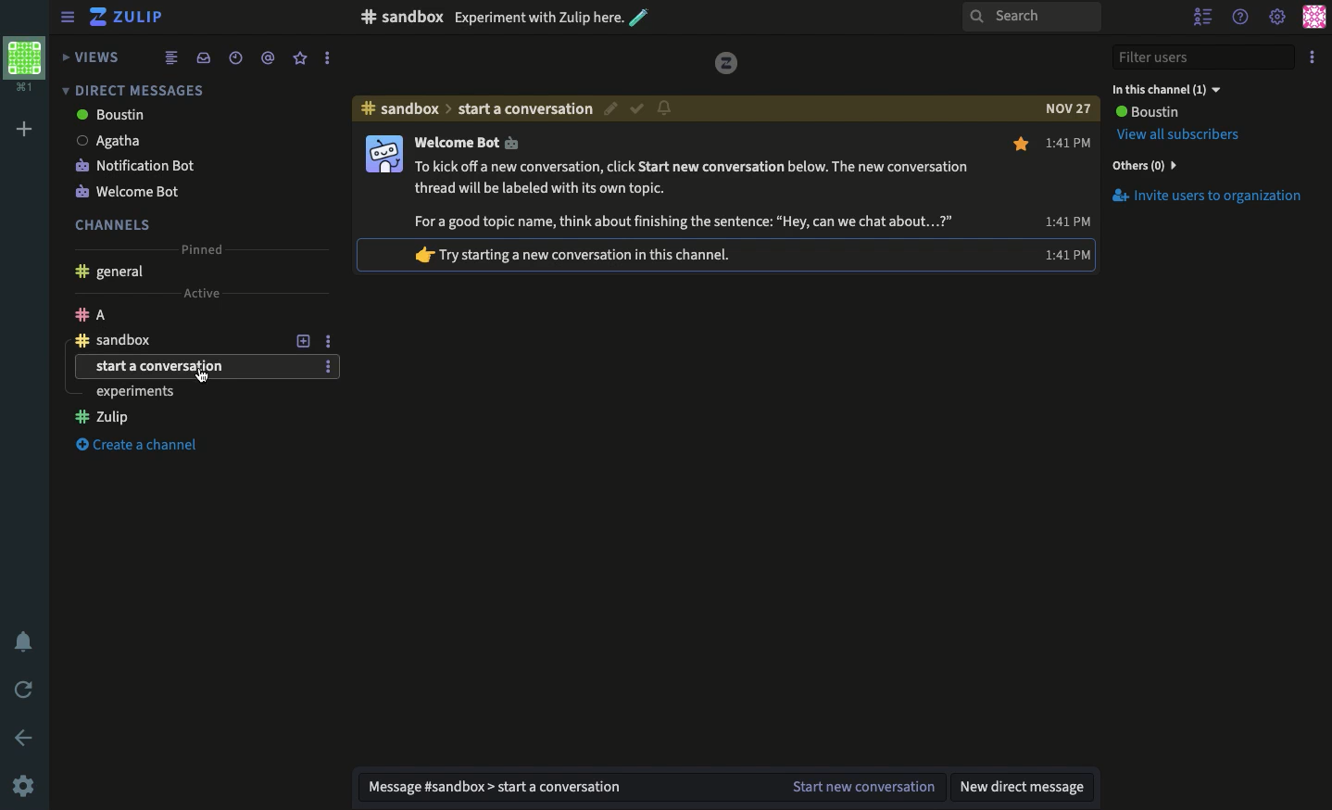  I want to click on Options, so click(328, 314).